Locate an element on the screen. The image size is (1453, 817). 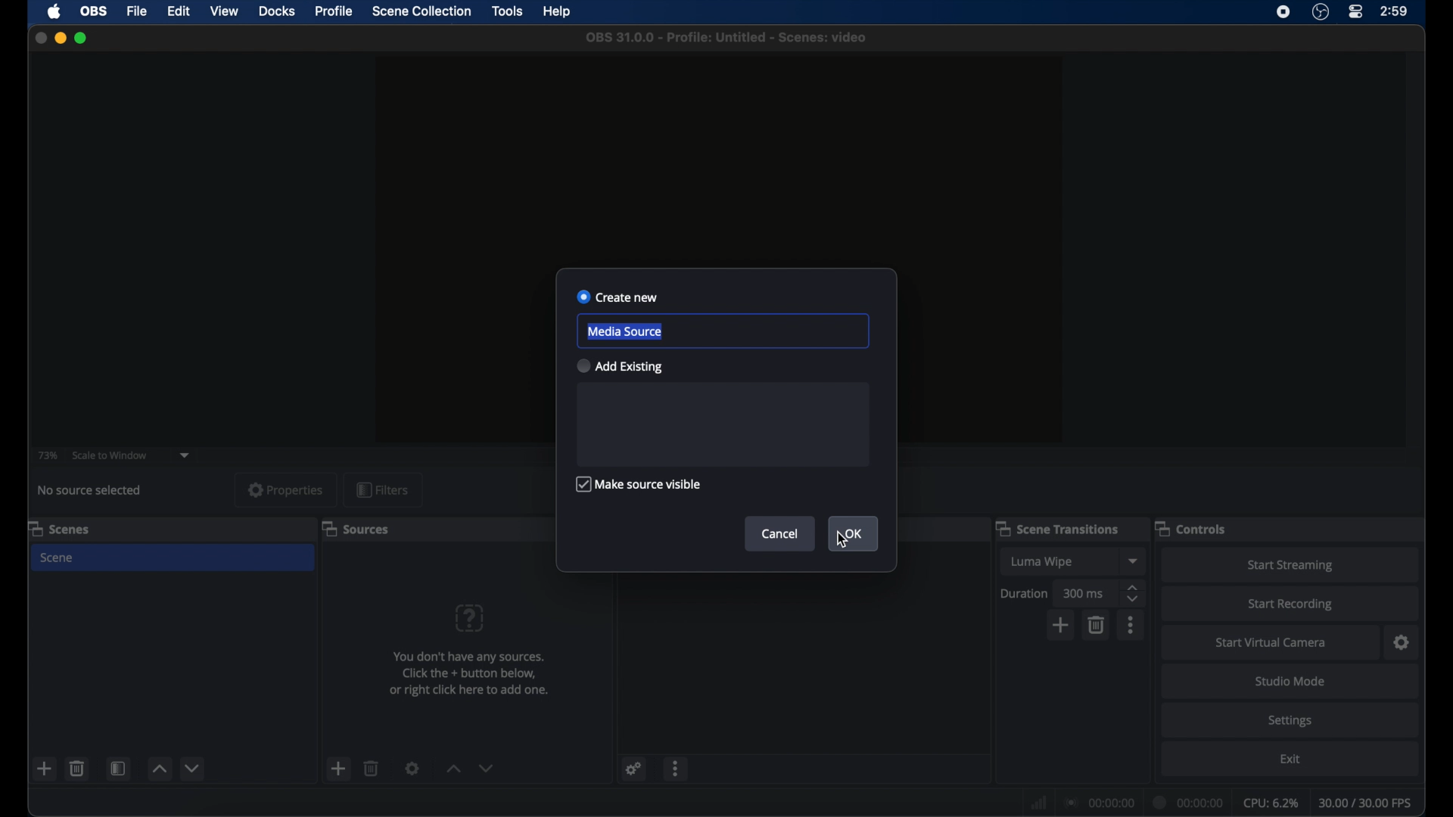
decrement is located at coordinates (194, 769).